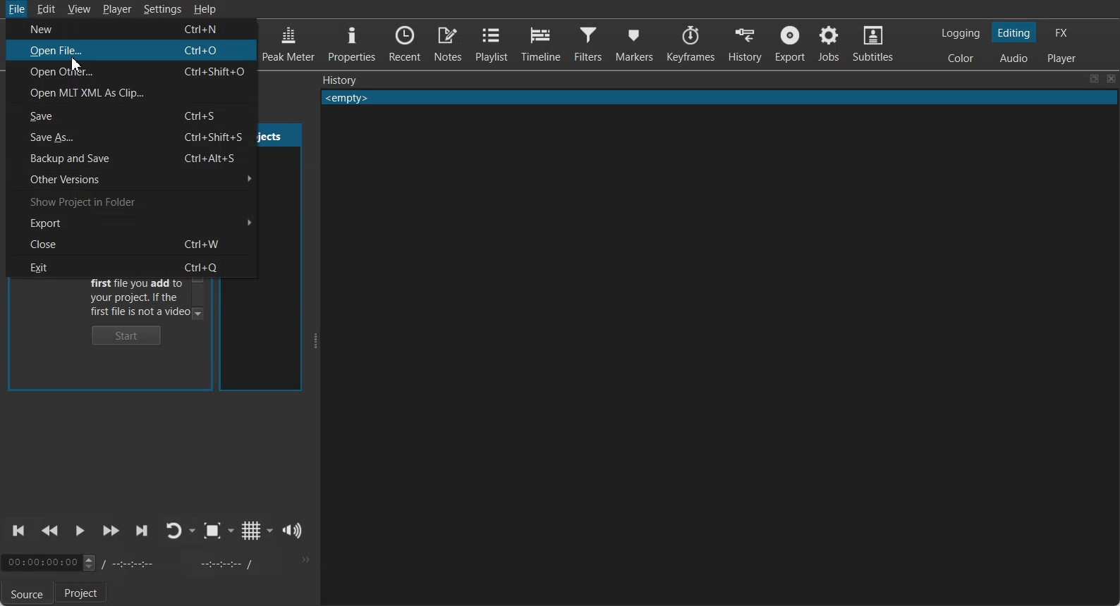  I want to click on Project, so click(83, 593).